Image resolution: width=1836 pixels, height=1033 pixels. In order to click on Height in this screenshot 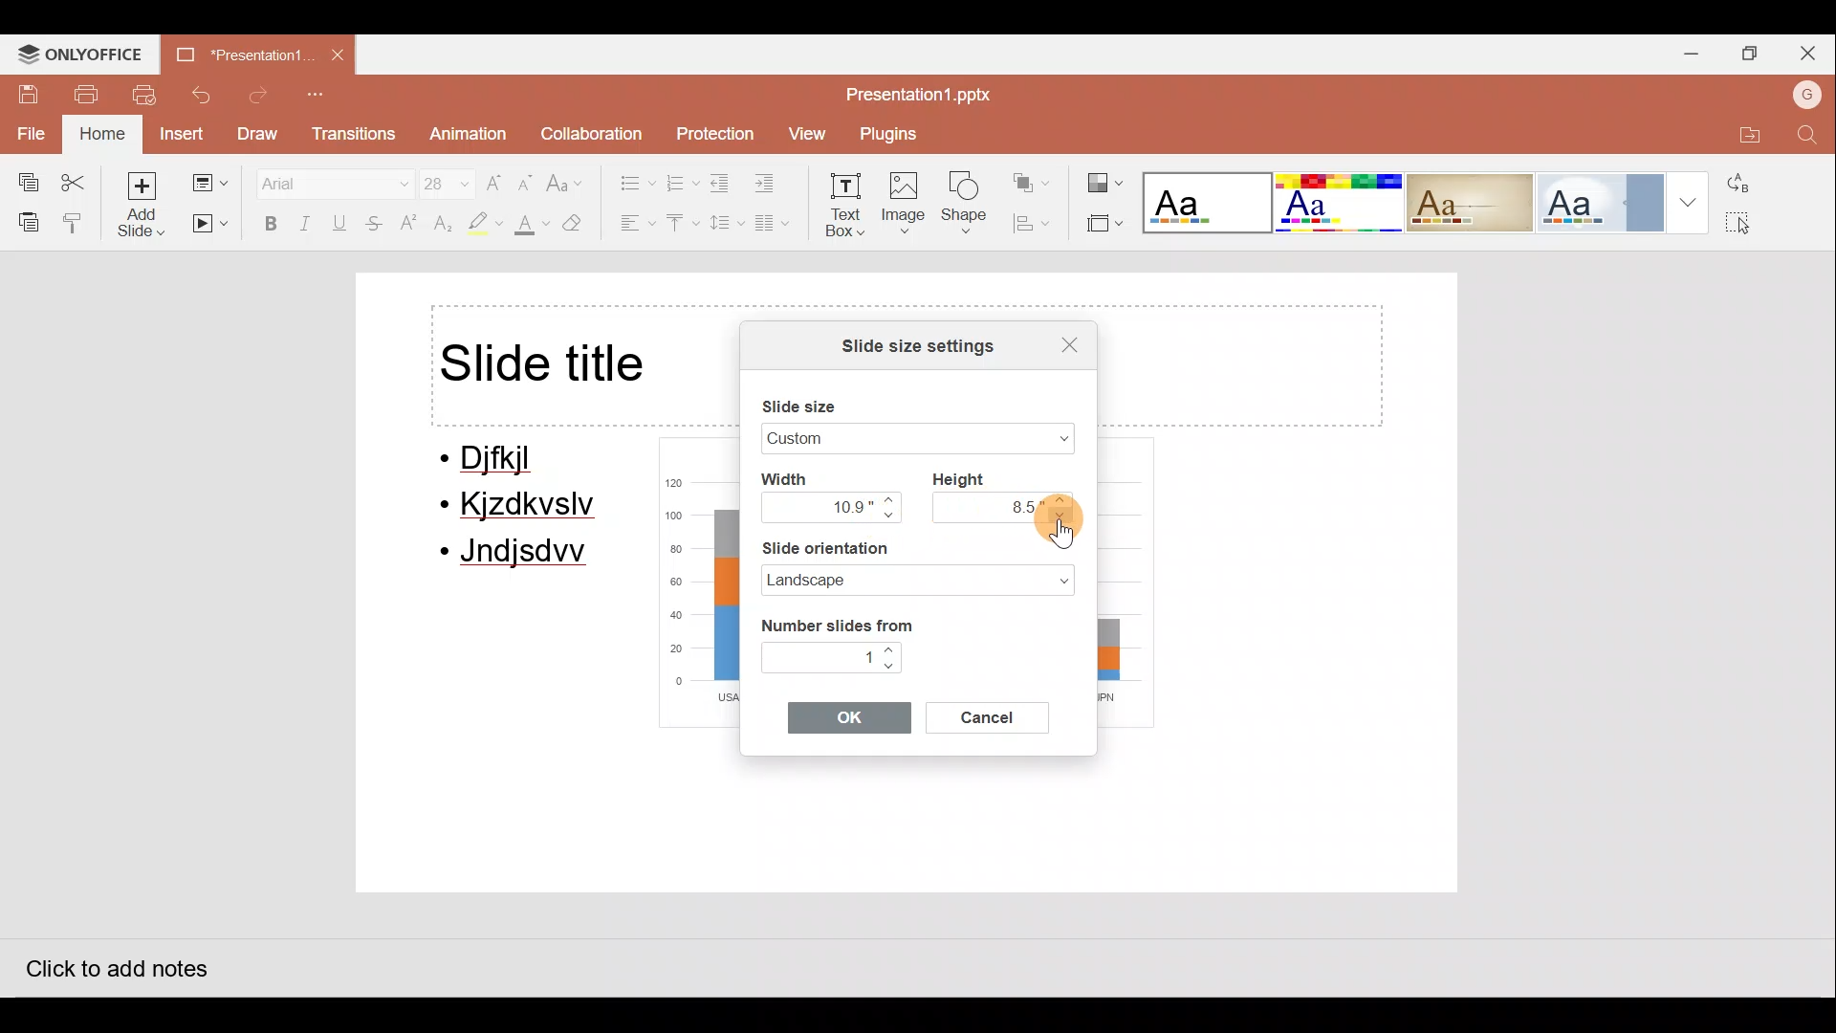, I will do `click(968, 477)`.